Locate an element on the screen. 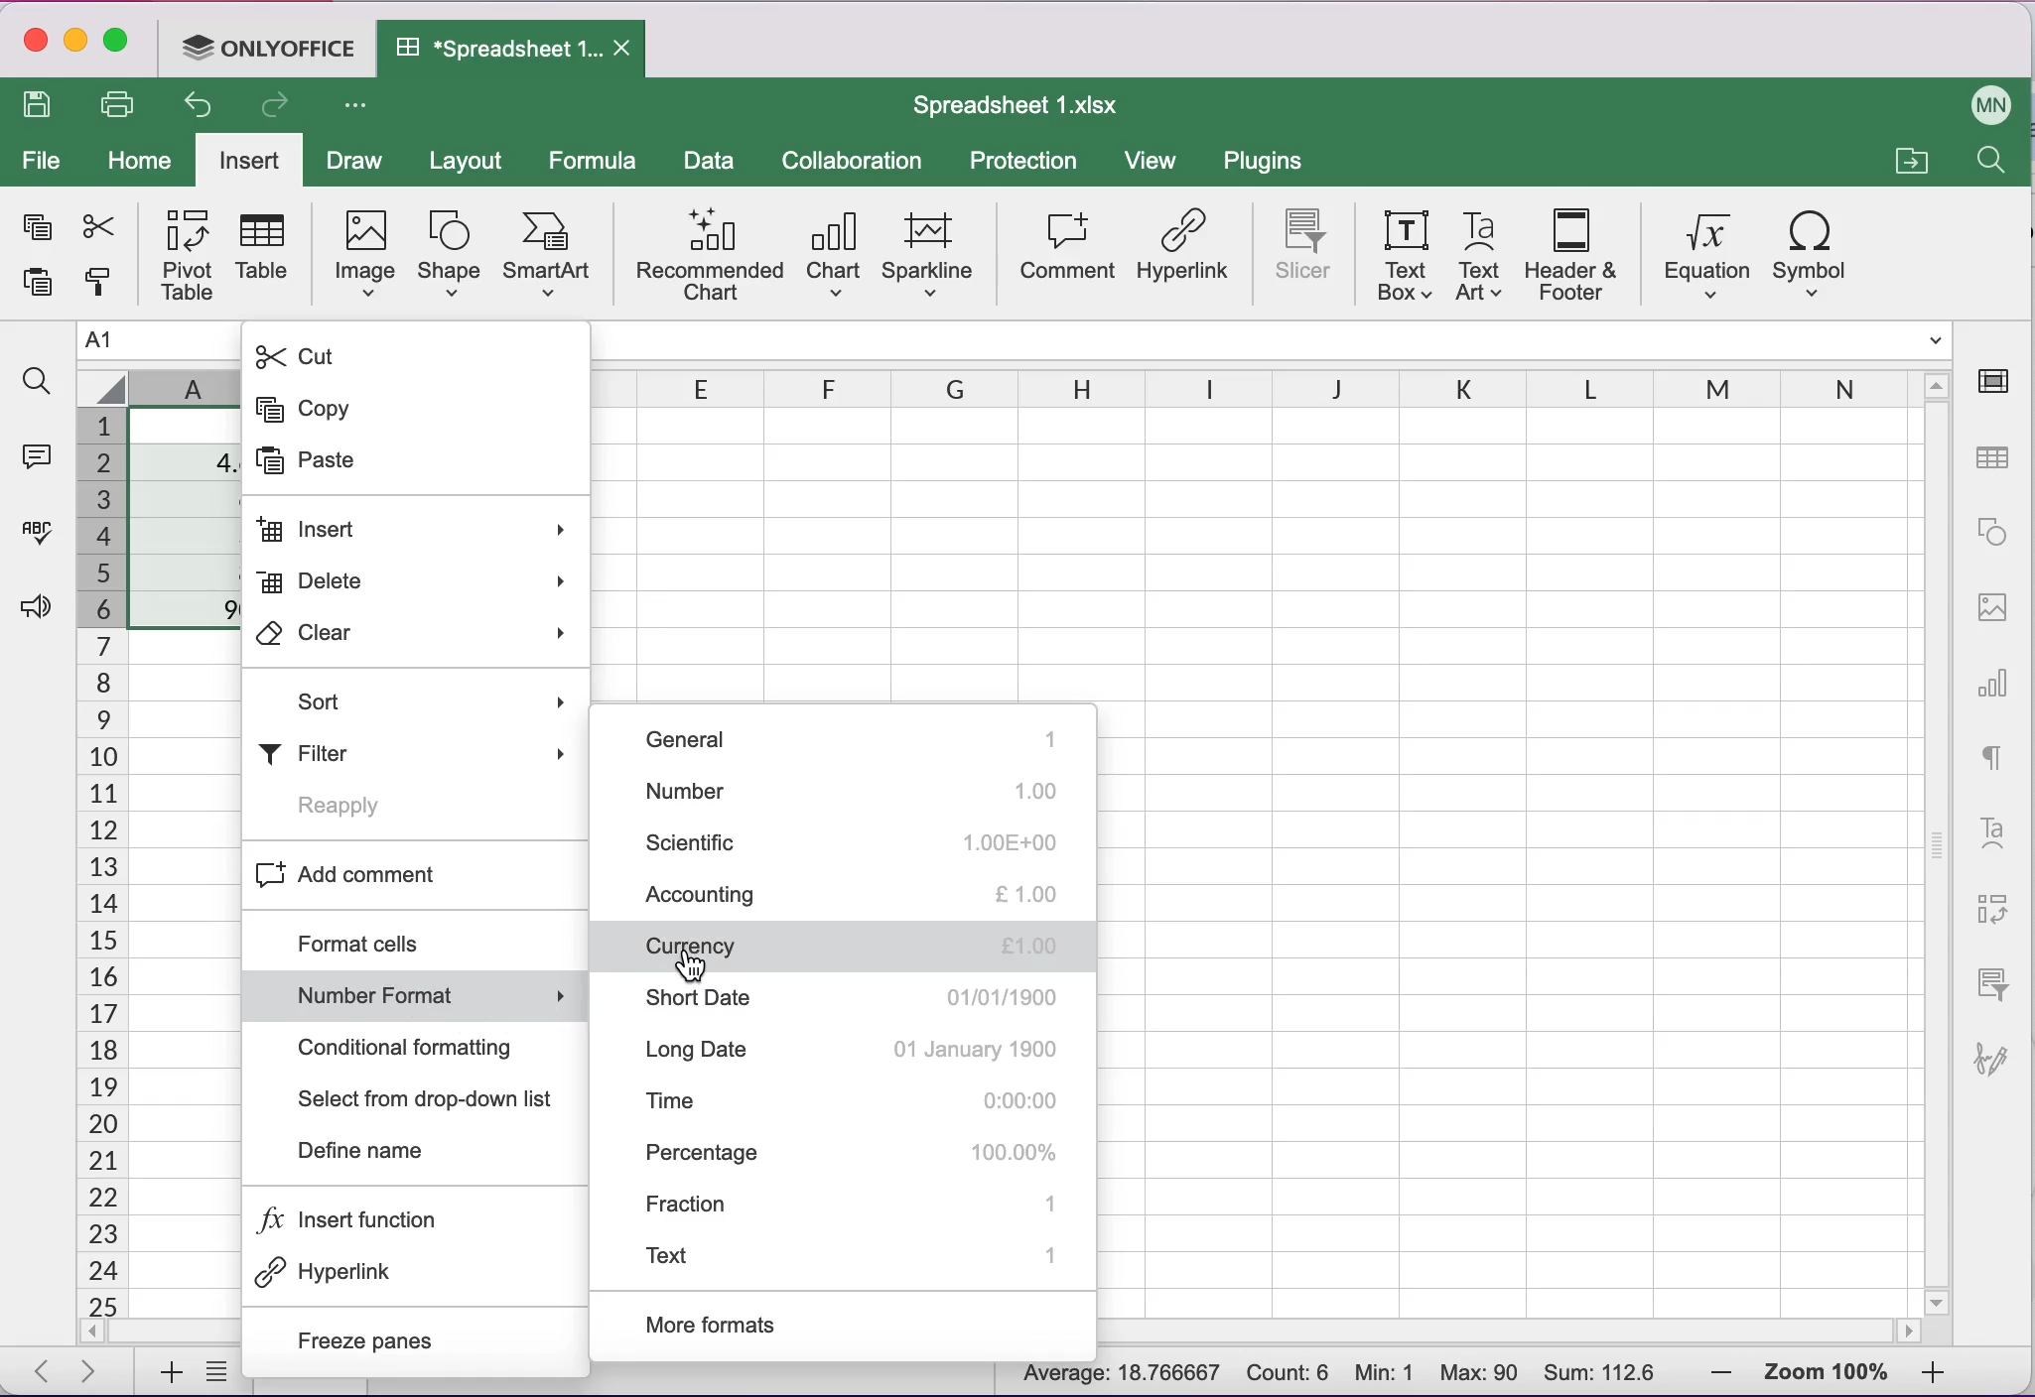 This screenshot has height=1397, width=2035. User name is located at coordinates (1984, 103).